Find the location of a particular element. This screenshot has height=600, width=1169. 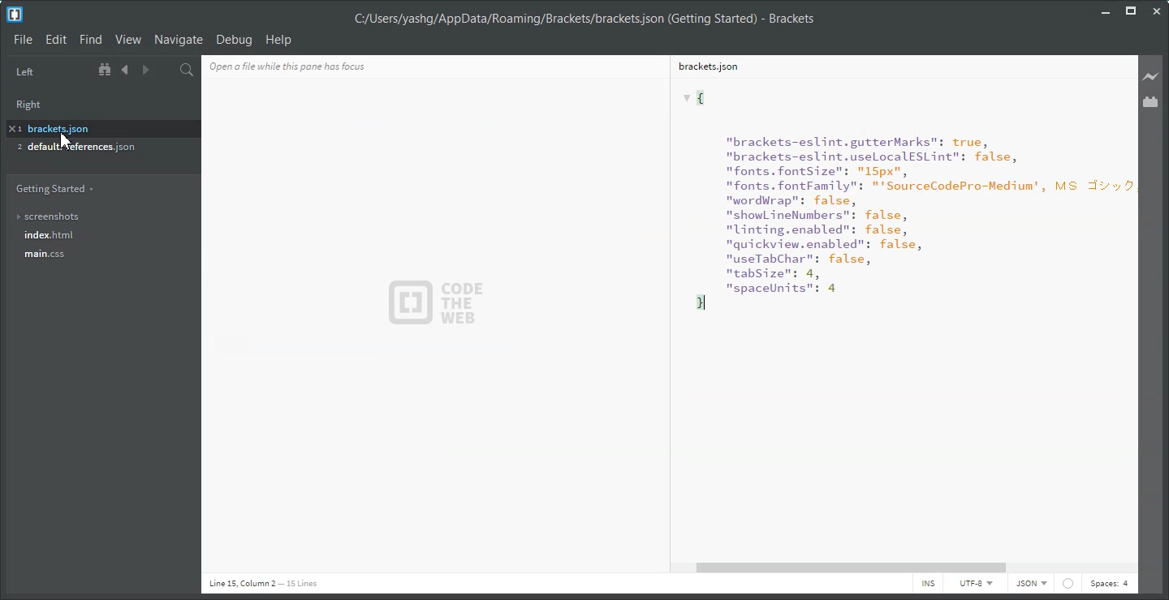

Debug is located at coordinates (234, 40).